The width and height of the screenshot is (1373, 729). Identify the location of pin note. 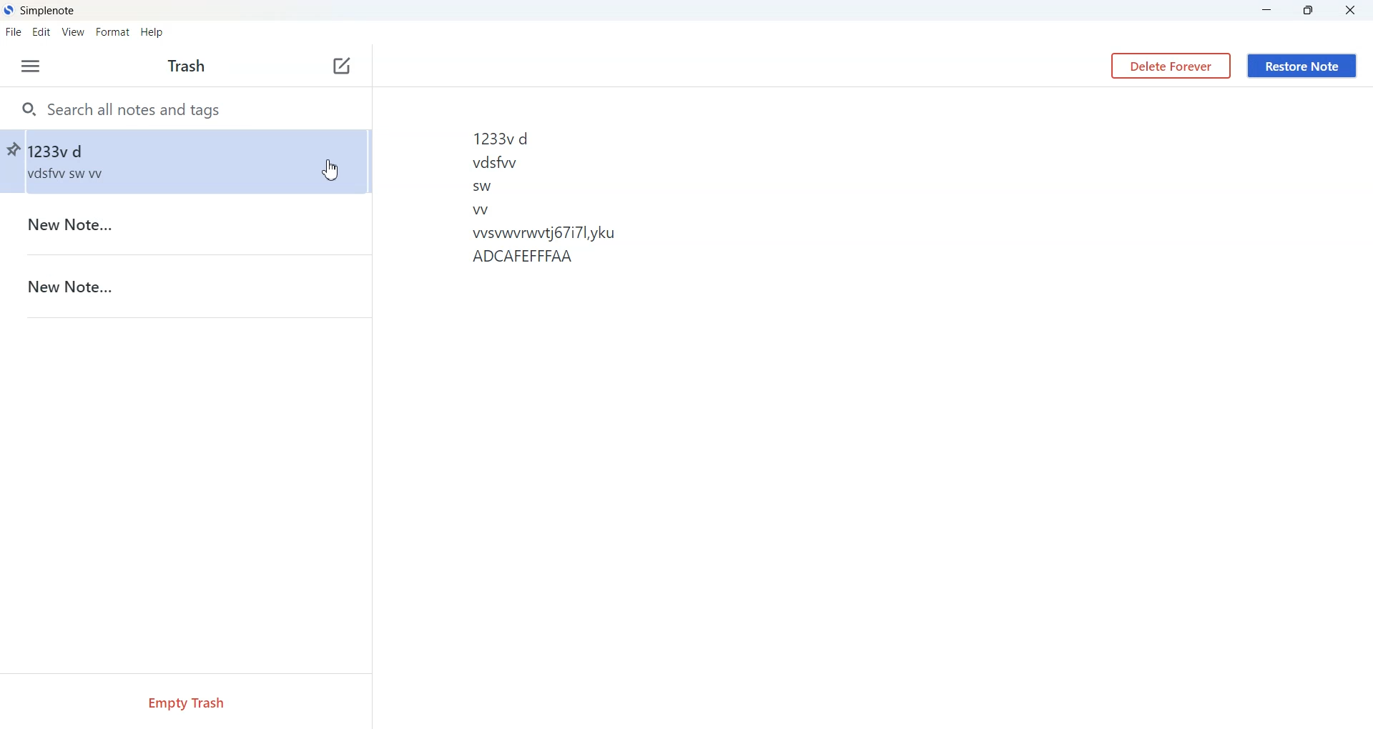
(12, 152).